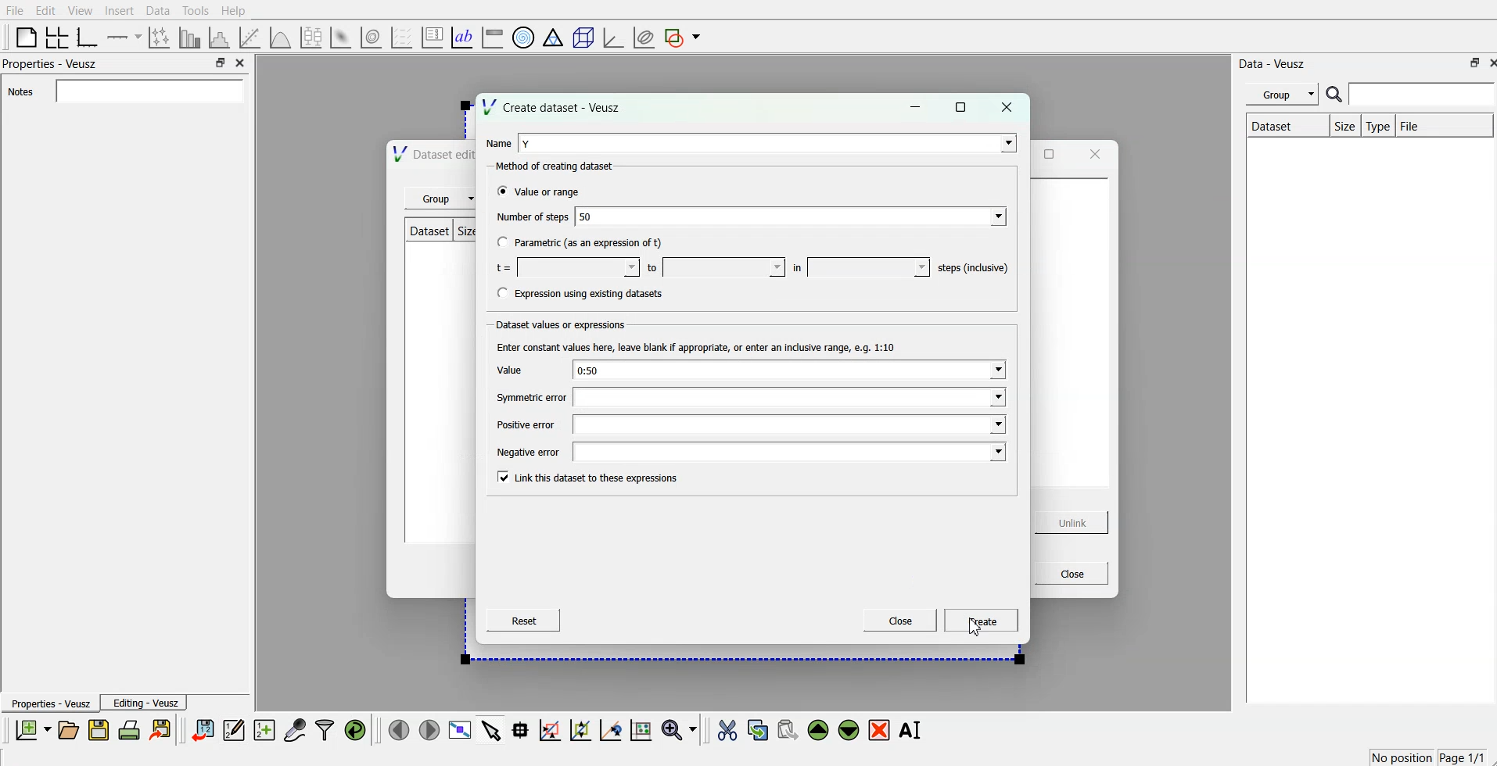 The height and width of the screenshot is (766, 1497). What do you see at coordinates (869, 266) in the screenshot?
I see `t value in ` at bounding box center [869, 266].